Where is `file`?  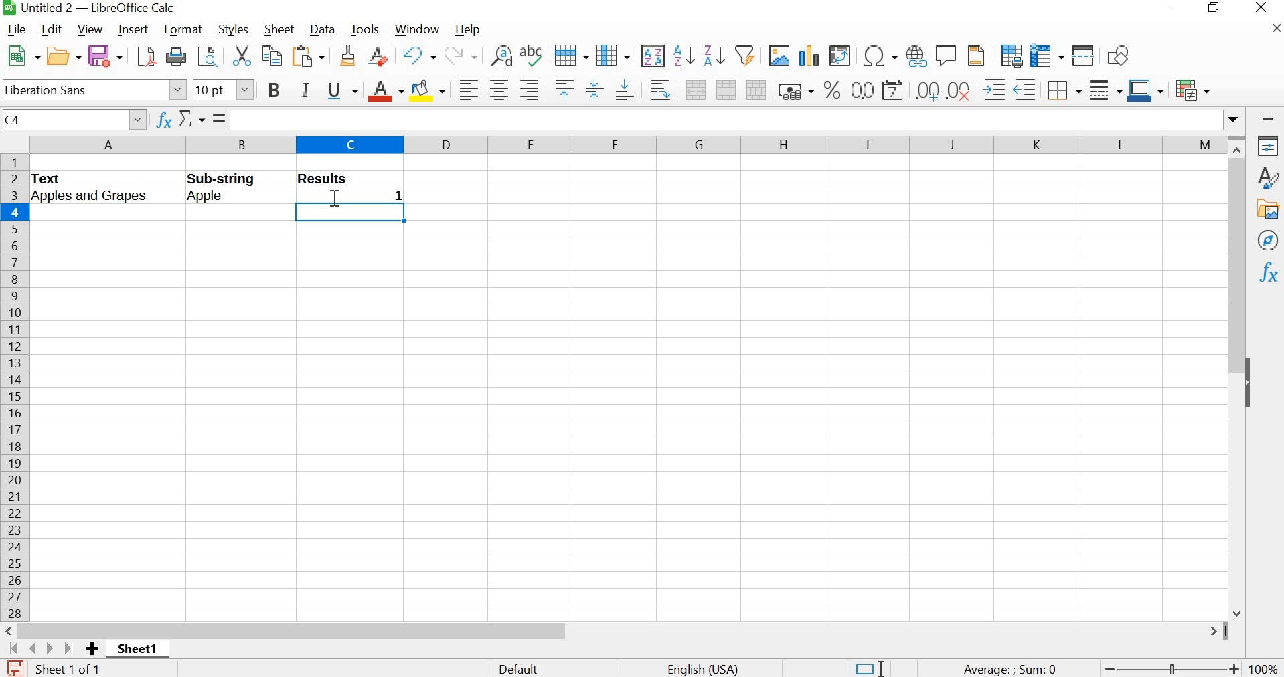 file is located at coordinates (14, 29).